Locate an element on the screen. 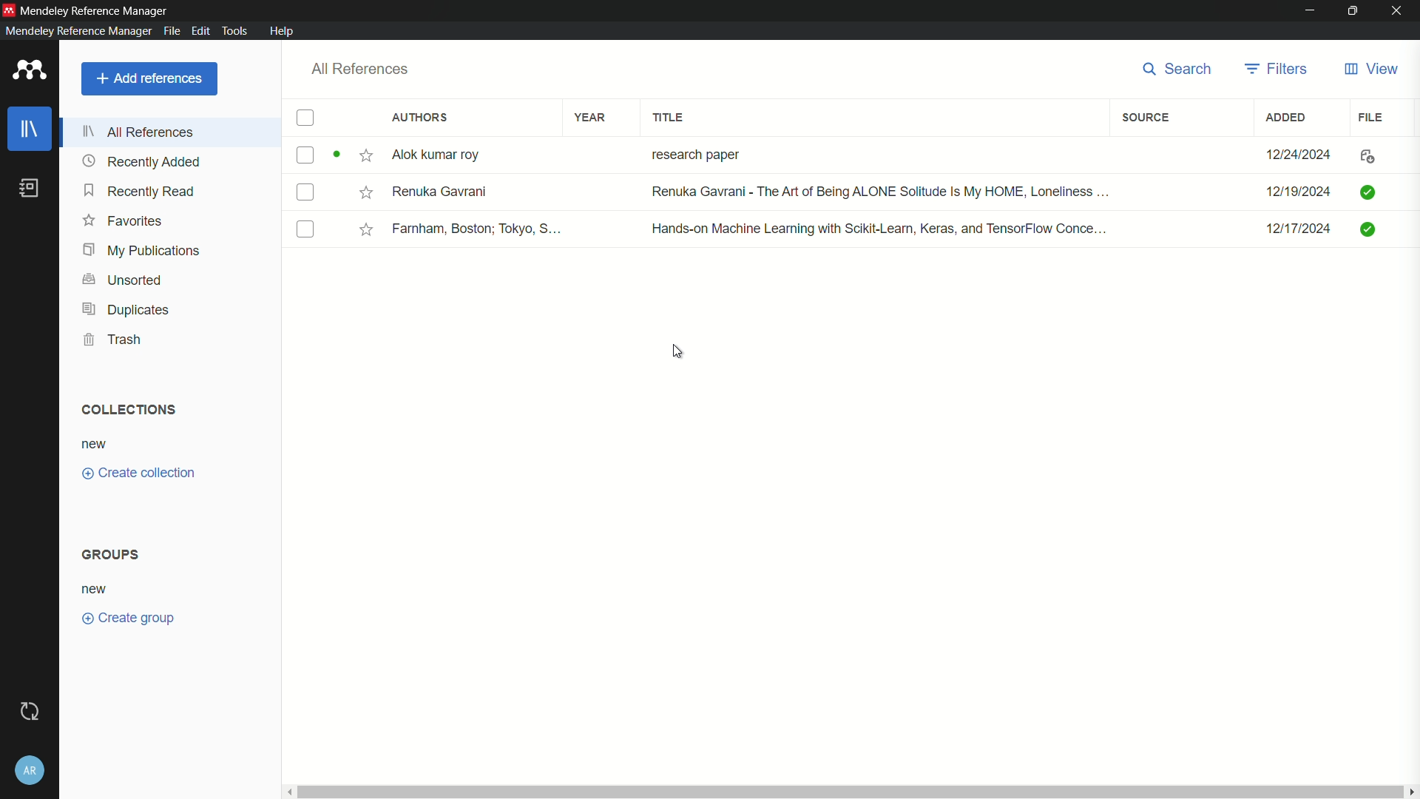 This screenshot has height=799, width=1420. all references is located at coordinates (141, 134).